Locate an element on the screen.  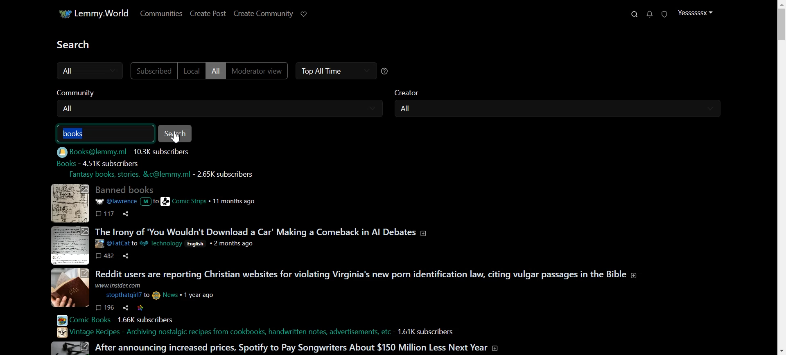
subscriber is located at coordinates (143, 320).